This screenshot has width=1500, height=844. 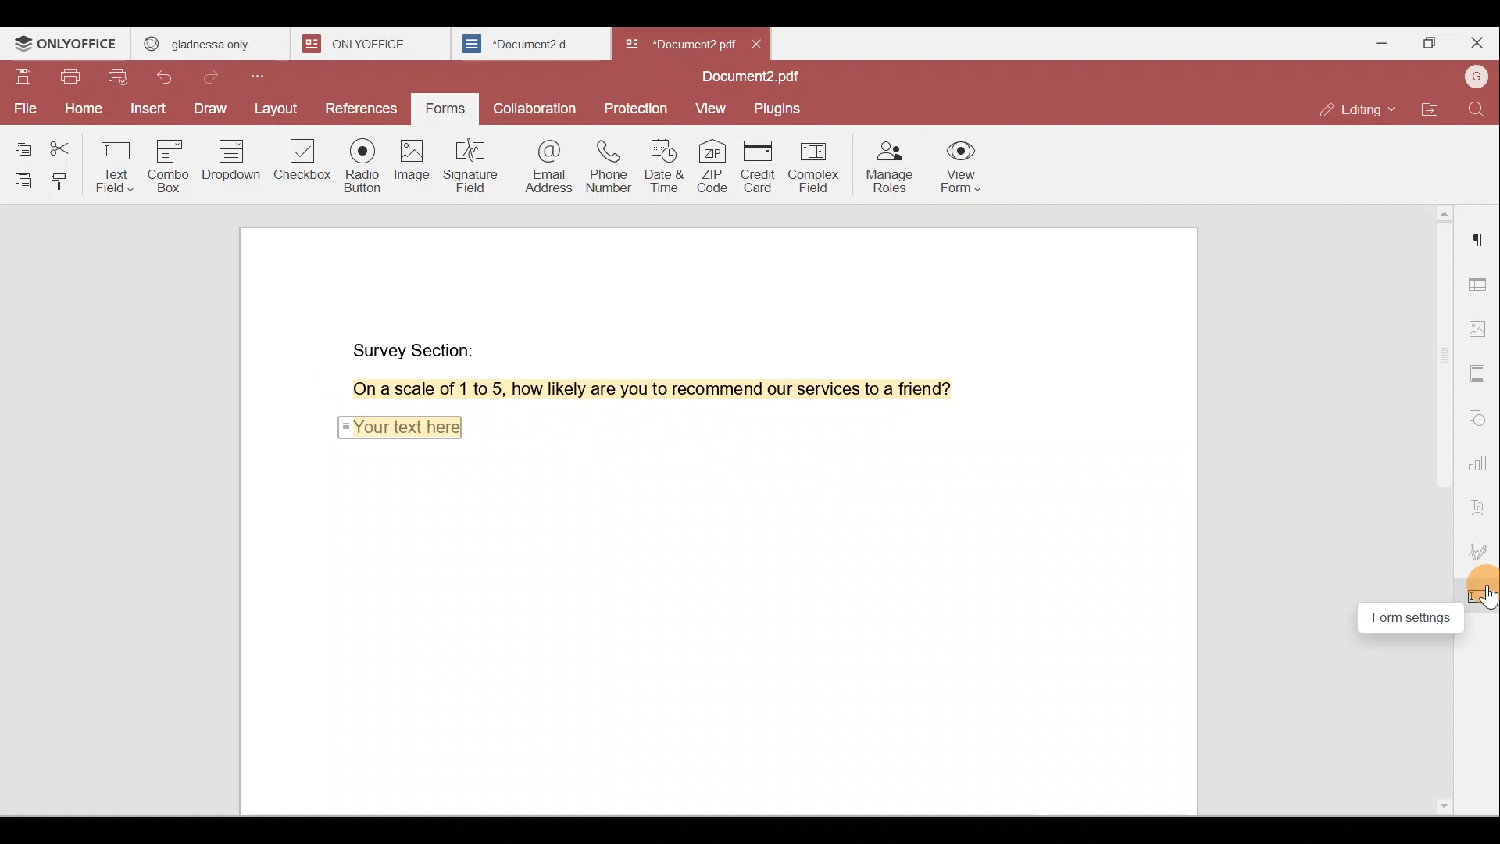 What do you see at coordinates (1430, 112) in the screenshot?
I see `Open file location` at bounding box center [1430, 112].